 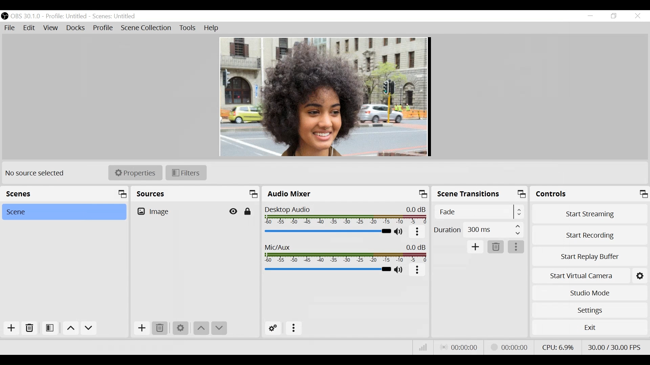 What do you see at coordinates (559, 346) in the screenshot?
I see `CPU Usage` at bounding box center [559, 346].